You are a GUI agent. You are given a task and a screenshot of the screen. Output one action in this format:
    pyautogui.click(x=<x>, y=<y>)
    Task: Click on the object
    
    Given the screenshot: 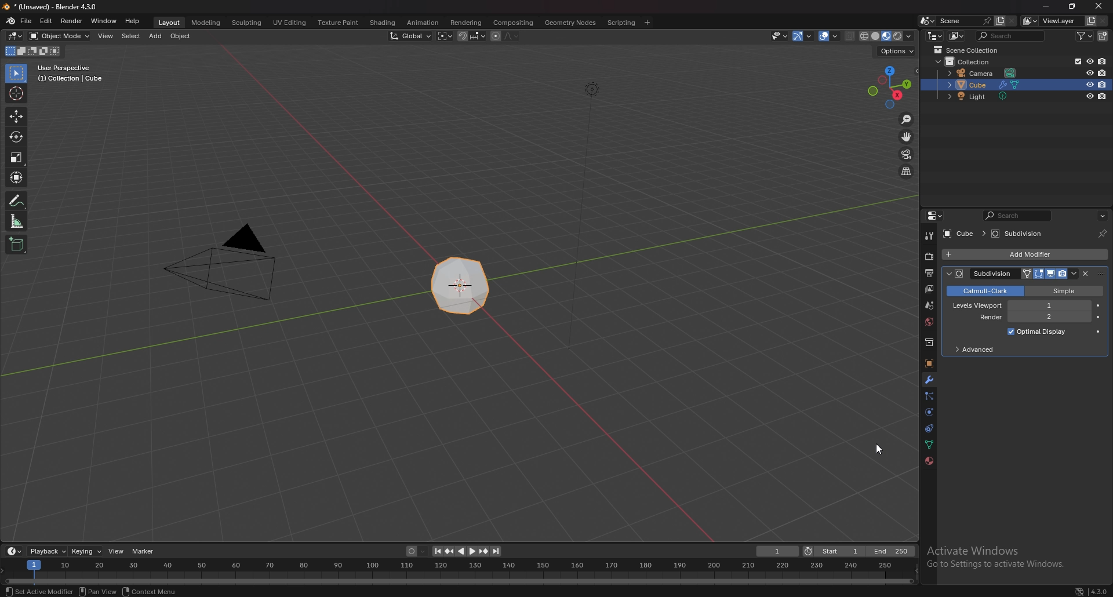 What is the action you would take?
    pyautogui.click(x=181, y=36)
    